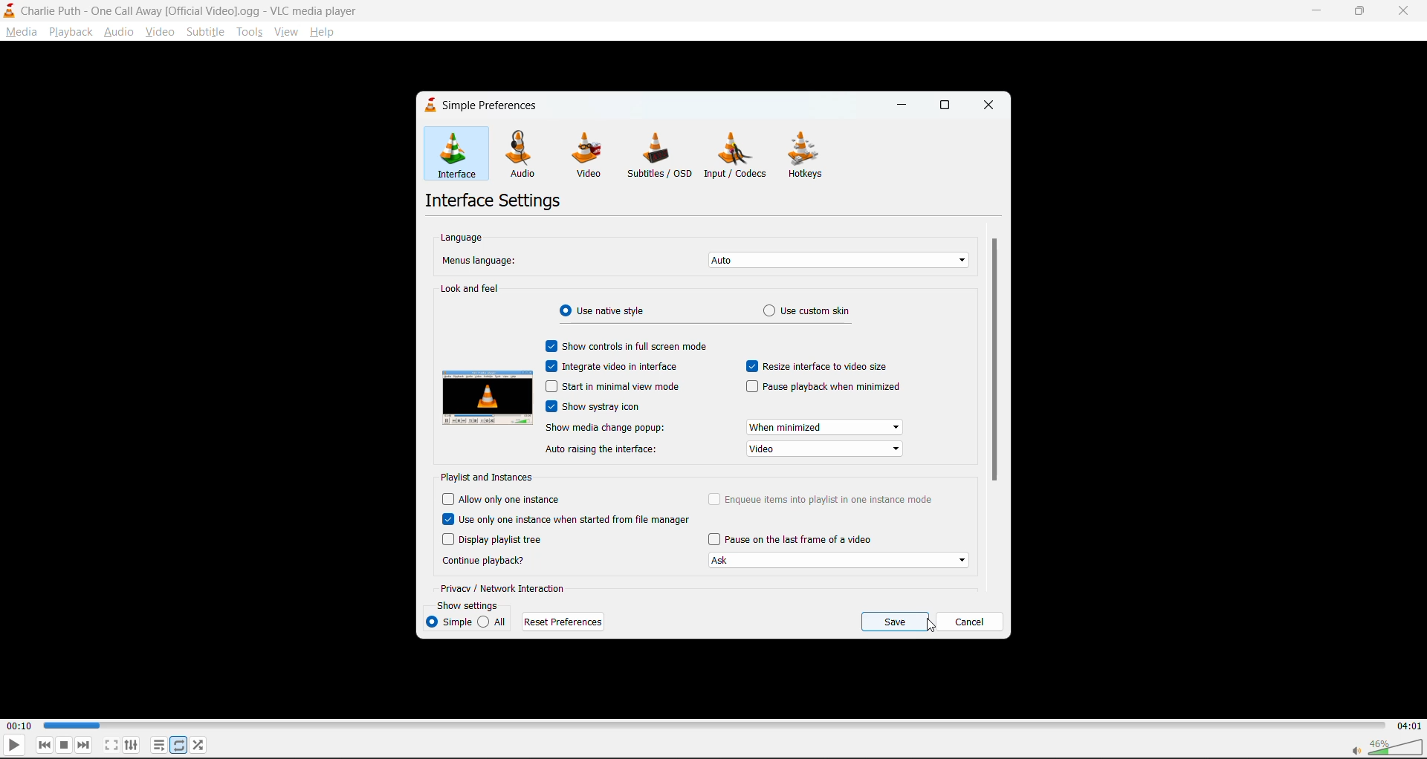 The width and height of the screenshot is (1427, 759). I want to click on privacy/network interaction, so click(504, 589).